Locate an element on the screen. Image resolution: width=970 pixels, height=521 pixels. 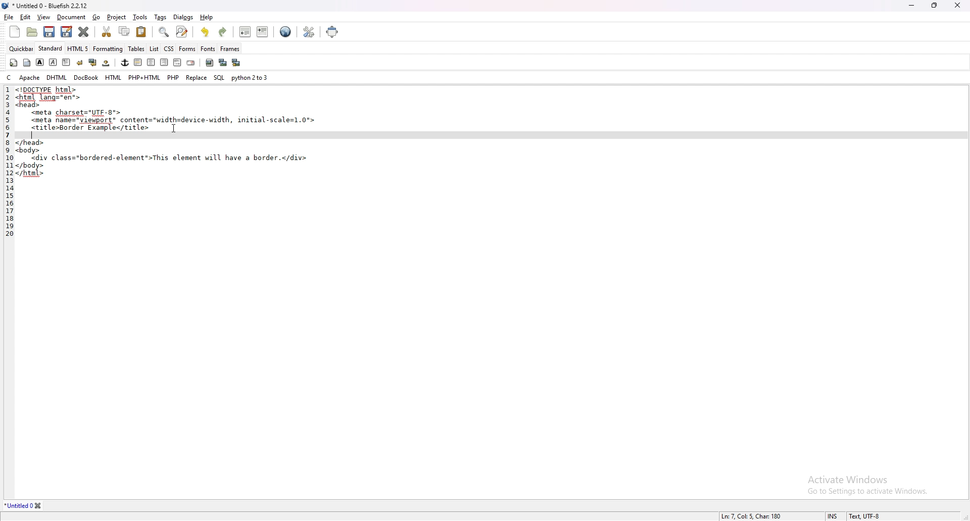
dialogs is located at coordinates (183, 17).